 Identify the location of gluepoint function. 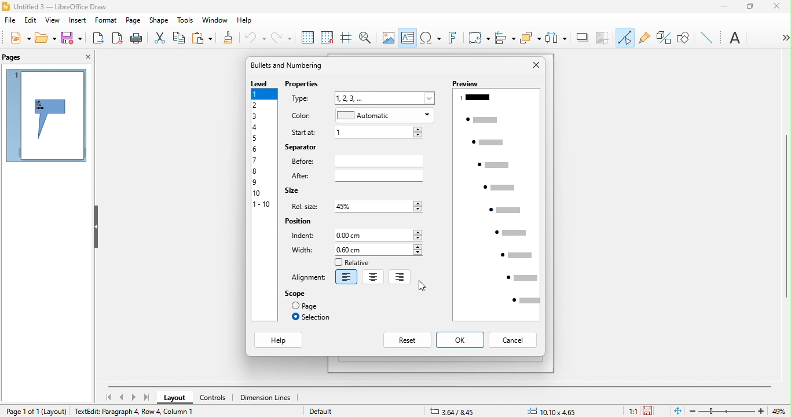
(644, 39).